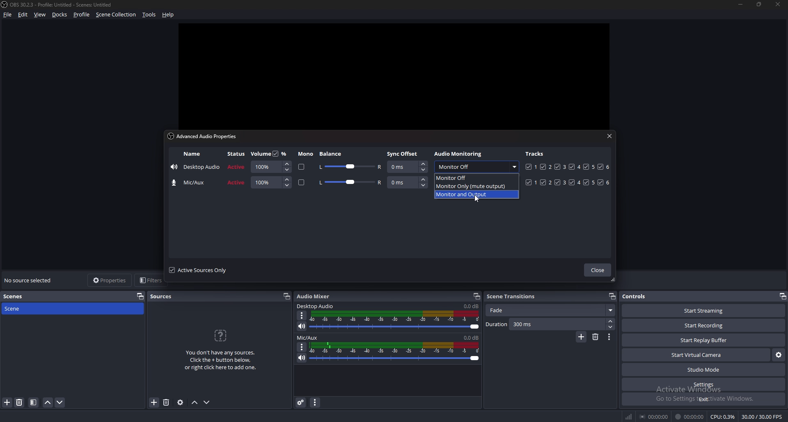 The width and height of the screenshot is (788, 422). What do you see at coordinates (783, 297) in the screenshot?
I see `pop out` at bounding box center [783, 297].